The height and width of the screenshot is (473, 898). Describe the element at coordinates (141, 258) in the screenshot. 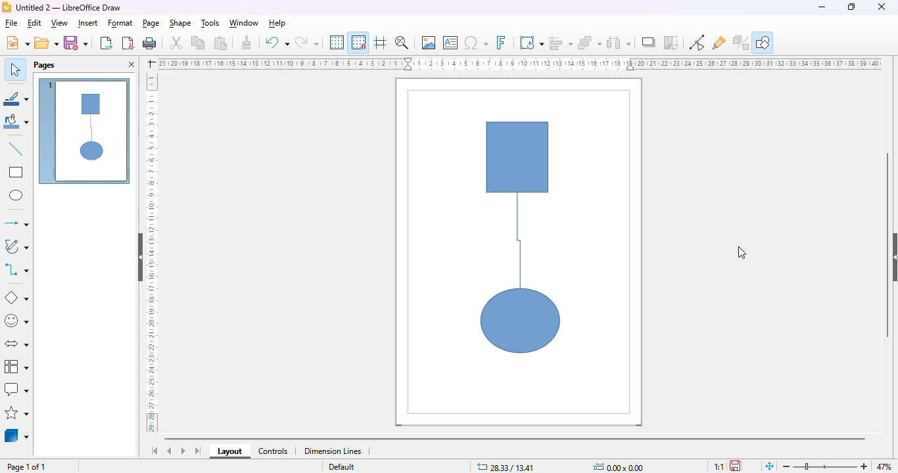

I see `hide` at that location.